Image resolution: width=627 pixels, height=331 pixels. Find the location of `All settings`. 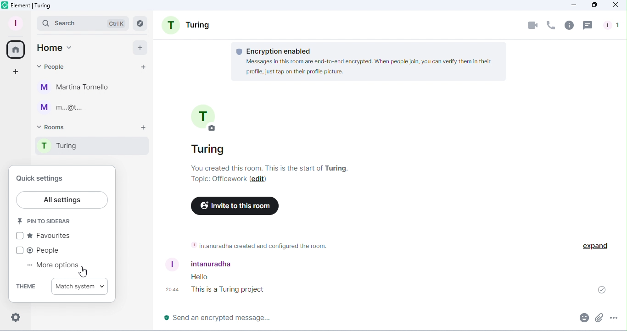

All settings is located at coordinates (63, 200).